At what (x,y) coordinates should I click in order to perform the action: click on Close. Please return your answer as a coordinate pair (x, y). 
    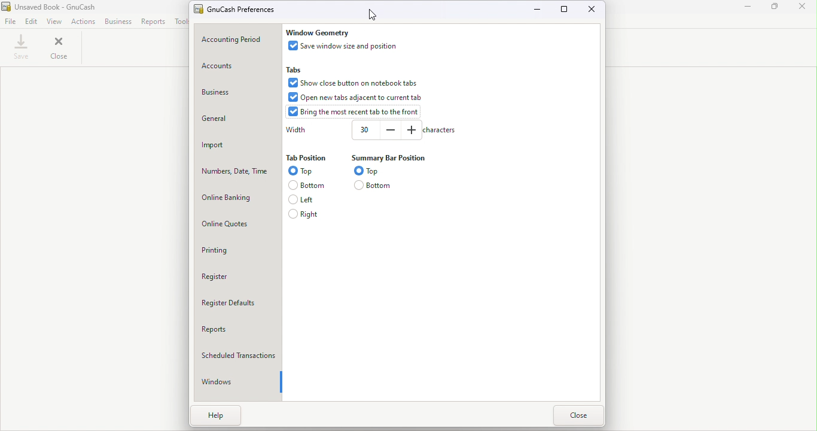
    Looking at the image, I should click on (802, 7).